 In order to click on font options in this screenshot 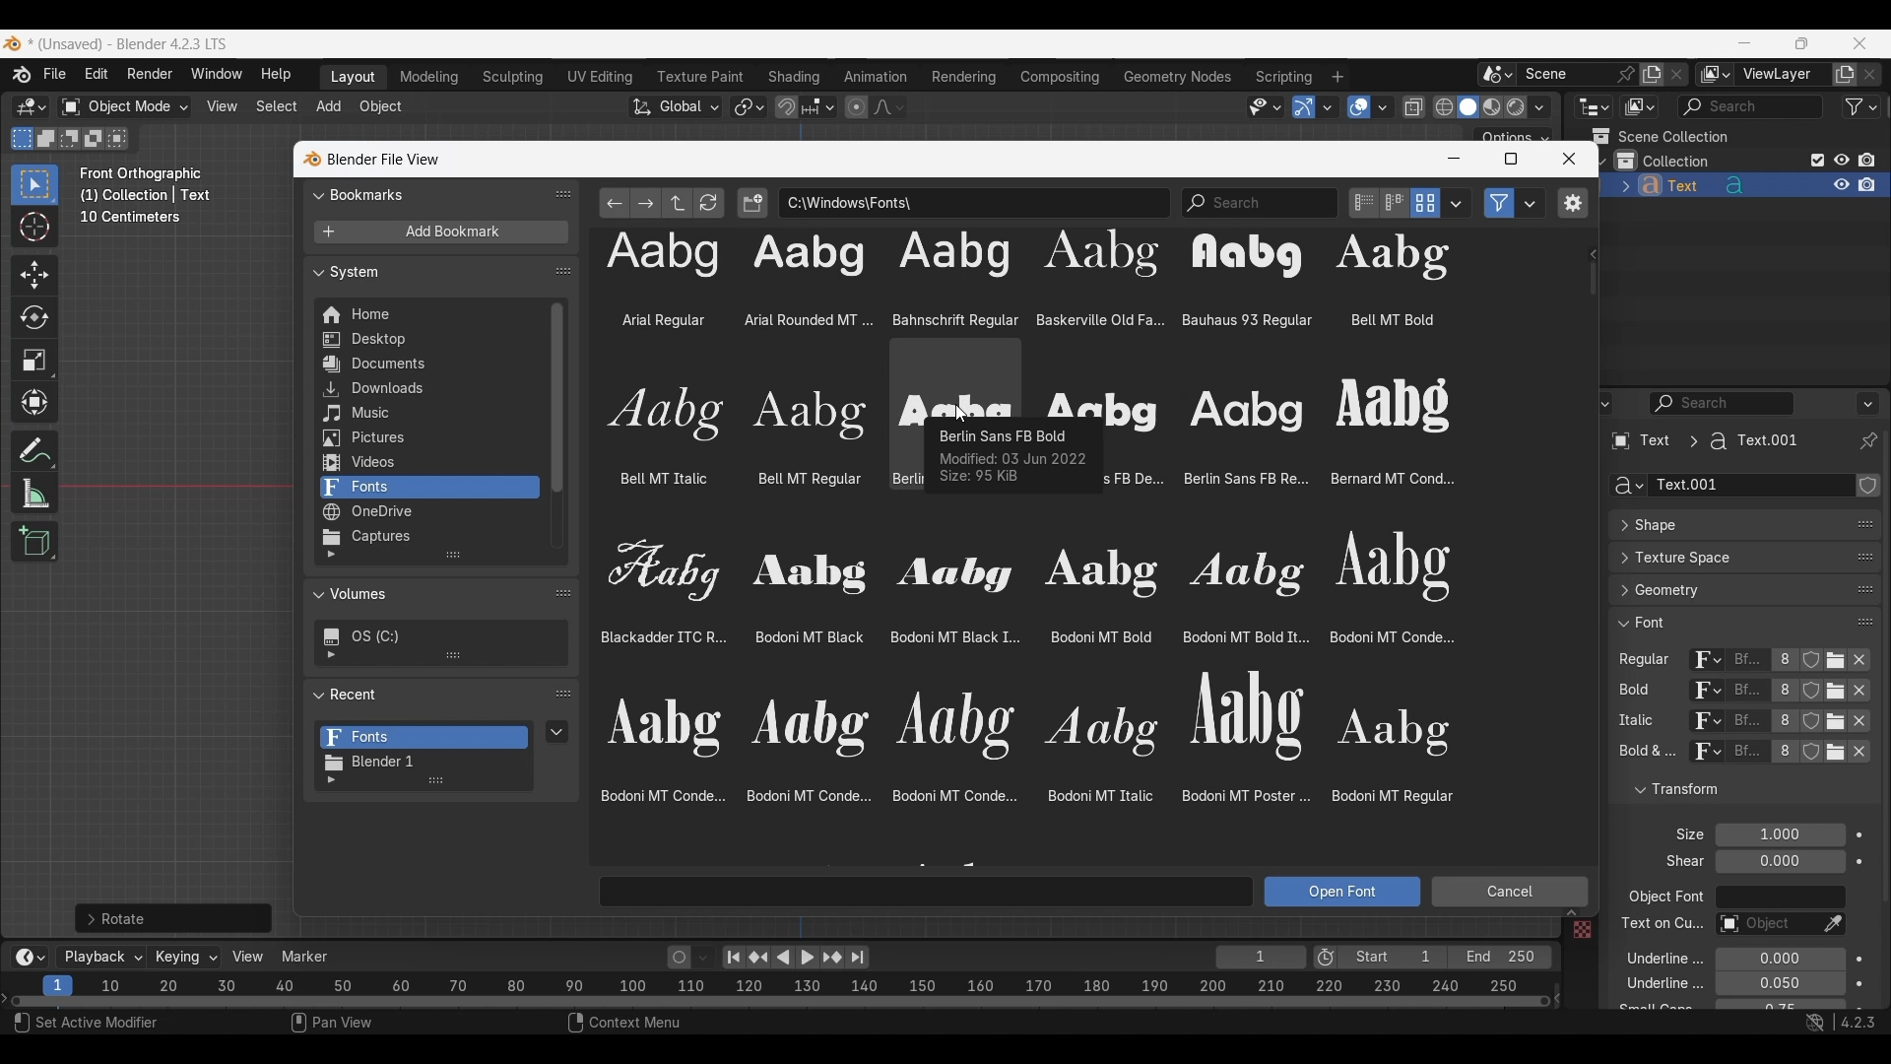, I will do `click(731, 432)`.